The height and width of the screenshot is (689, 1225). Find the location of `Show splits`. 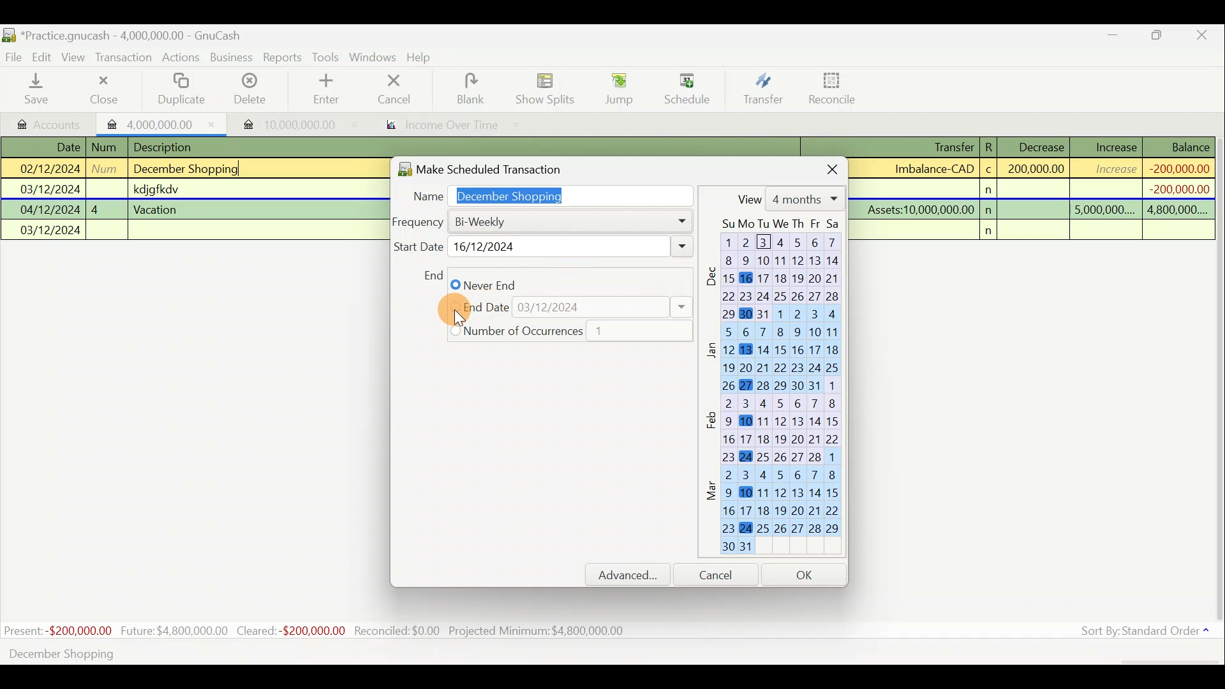

Show splits is located at coordinates (549, 88).